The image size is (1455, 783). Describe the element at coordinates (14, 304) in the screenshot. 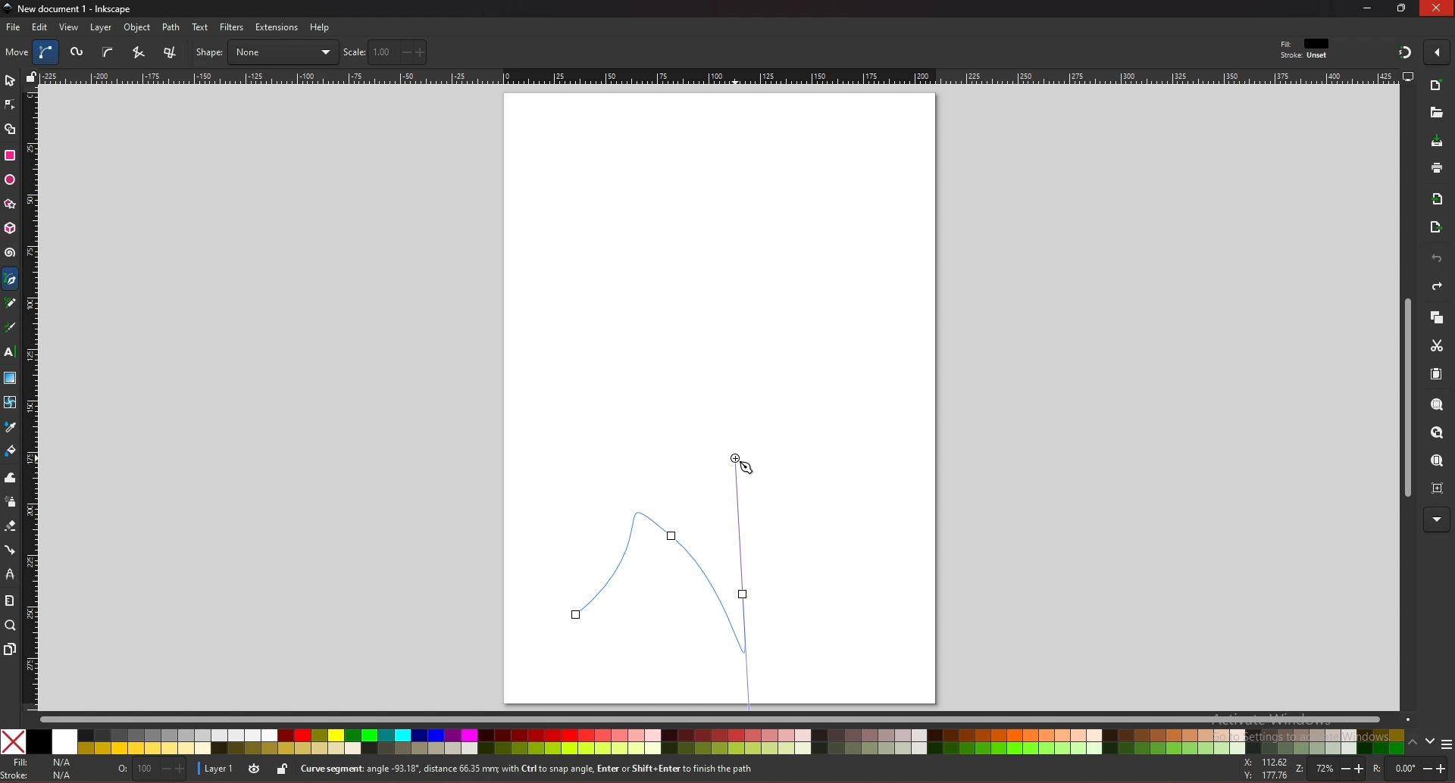

I see `pencil` at that location.